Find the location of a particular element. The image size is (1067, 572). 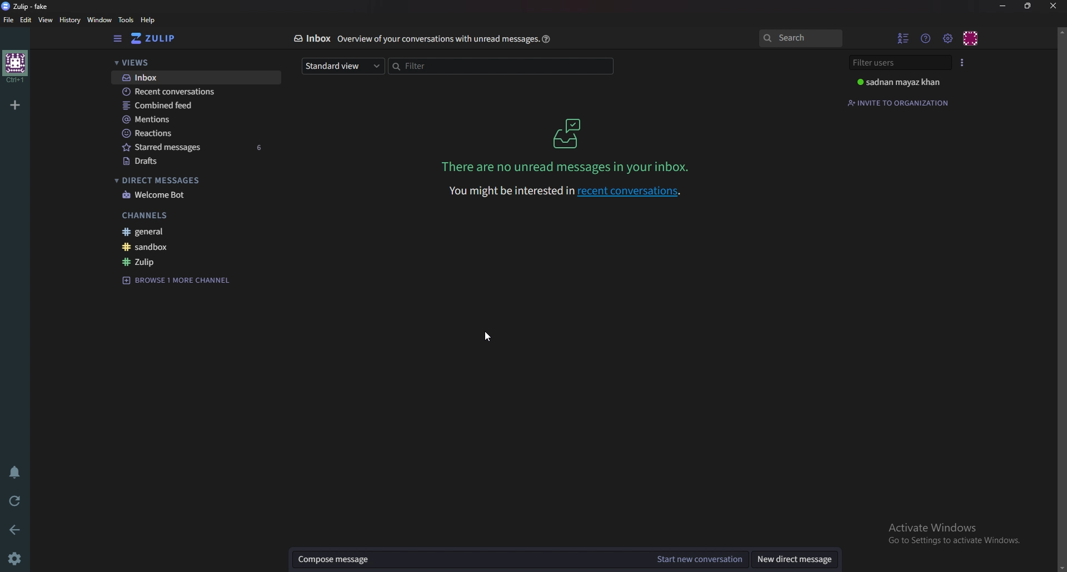

Standard view is located at coordinates (343, 66).